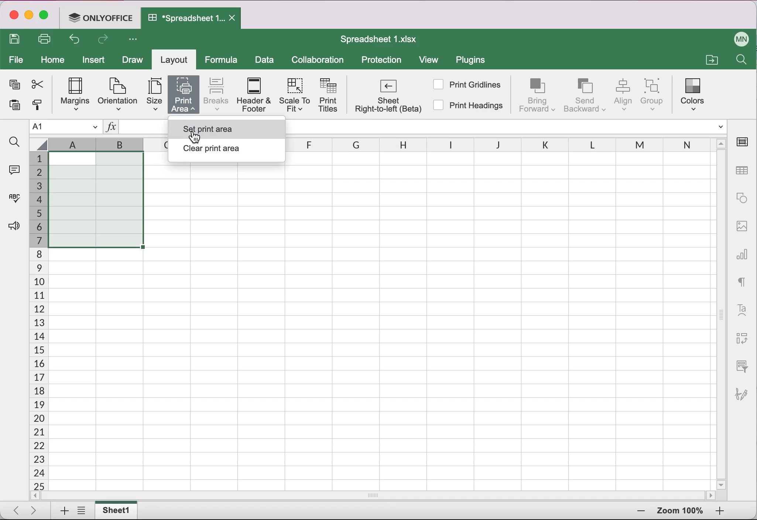 The width and height of the screenshot is (757, 520). Describe the element at coordinates (468, 84) in the screenshot. I see `Print gridlines` at that location.